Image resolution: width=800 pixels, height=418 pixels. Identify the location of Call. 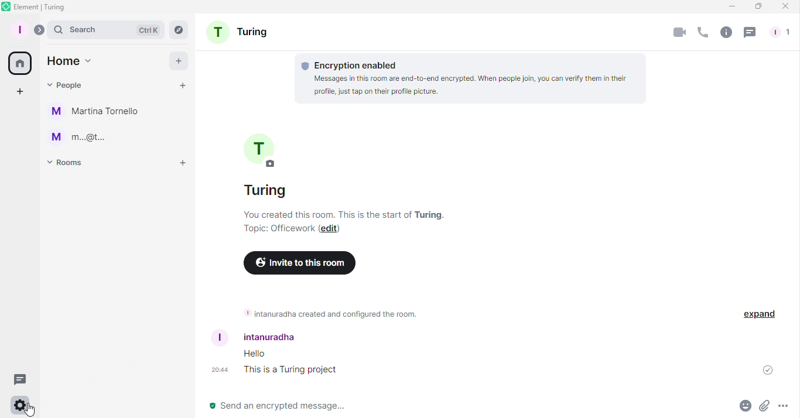
(704, 34).